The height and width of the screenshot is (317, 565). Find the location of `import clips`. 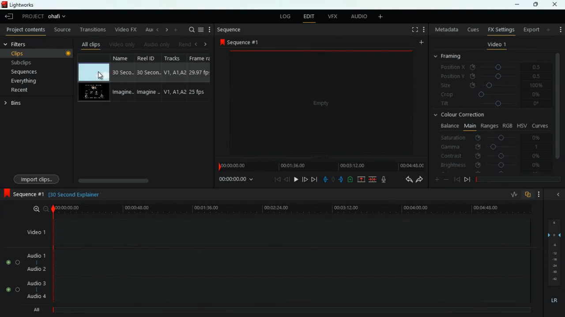

import clips is located at coordinates (36, 179).